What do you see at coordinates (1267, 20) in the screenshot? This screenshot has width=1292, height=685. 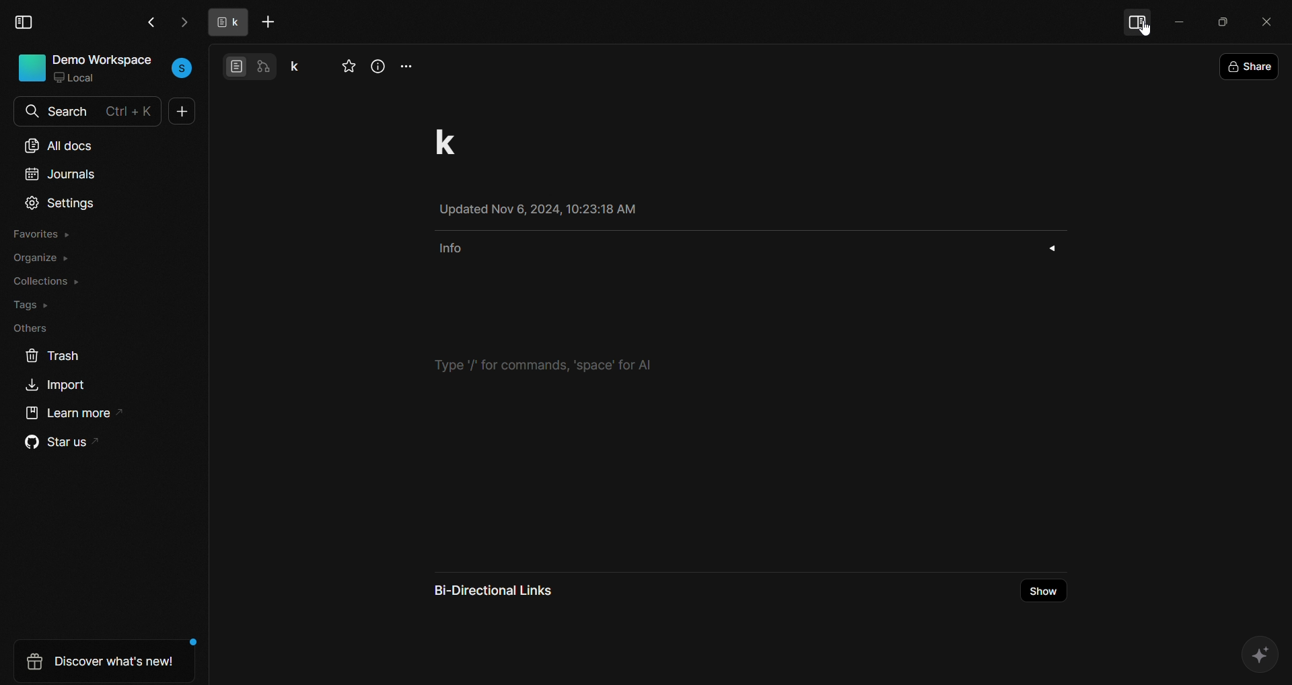 I see `close` at bounding box center [1267, 20].